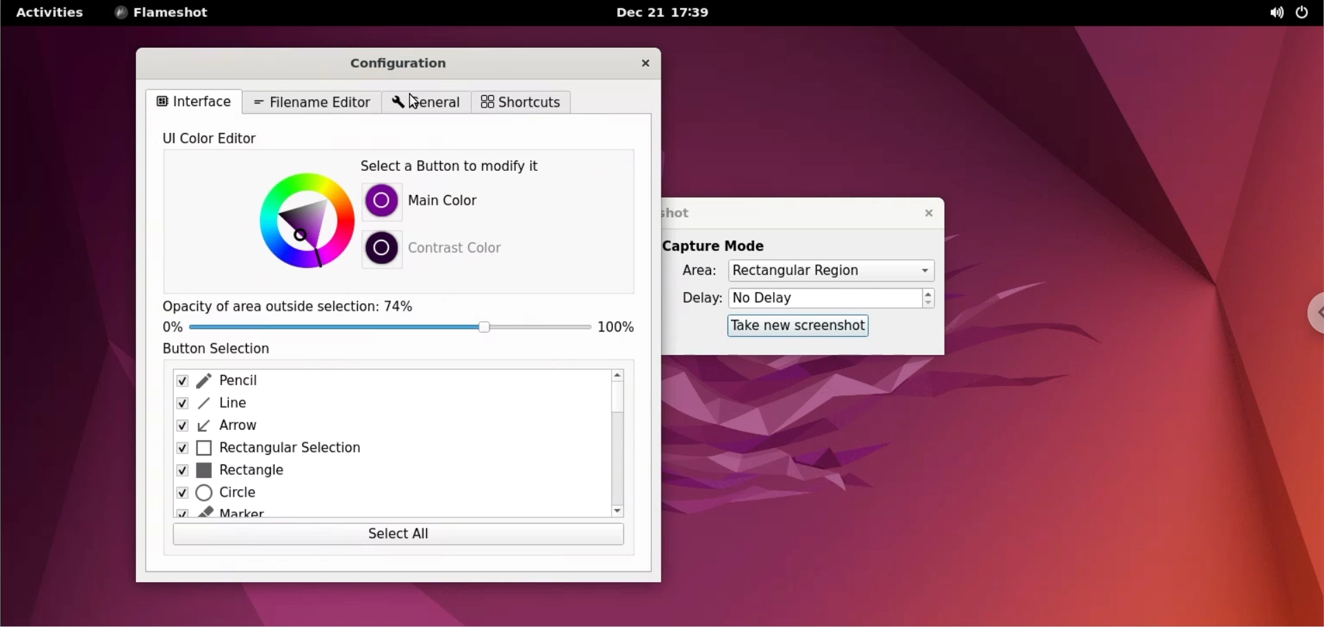 Image resolution: width=1324 pixels, height=627 pixels. Describe the element at coordinates (725, 245) in the screenshot. I see `capture mode` at that location.